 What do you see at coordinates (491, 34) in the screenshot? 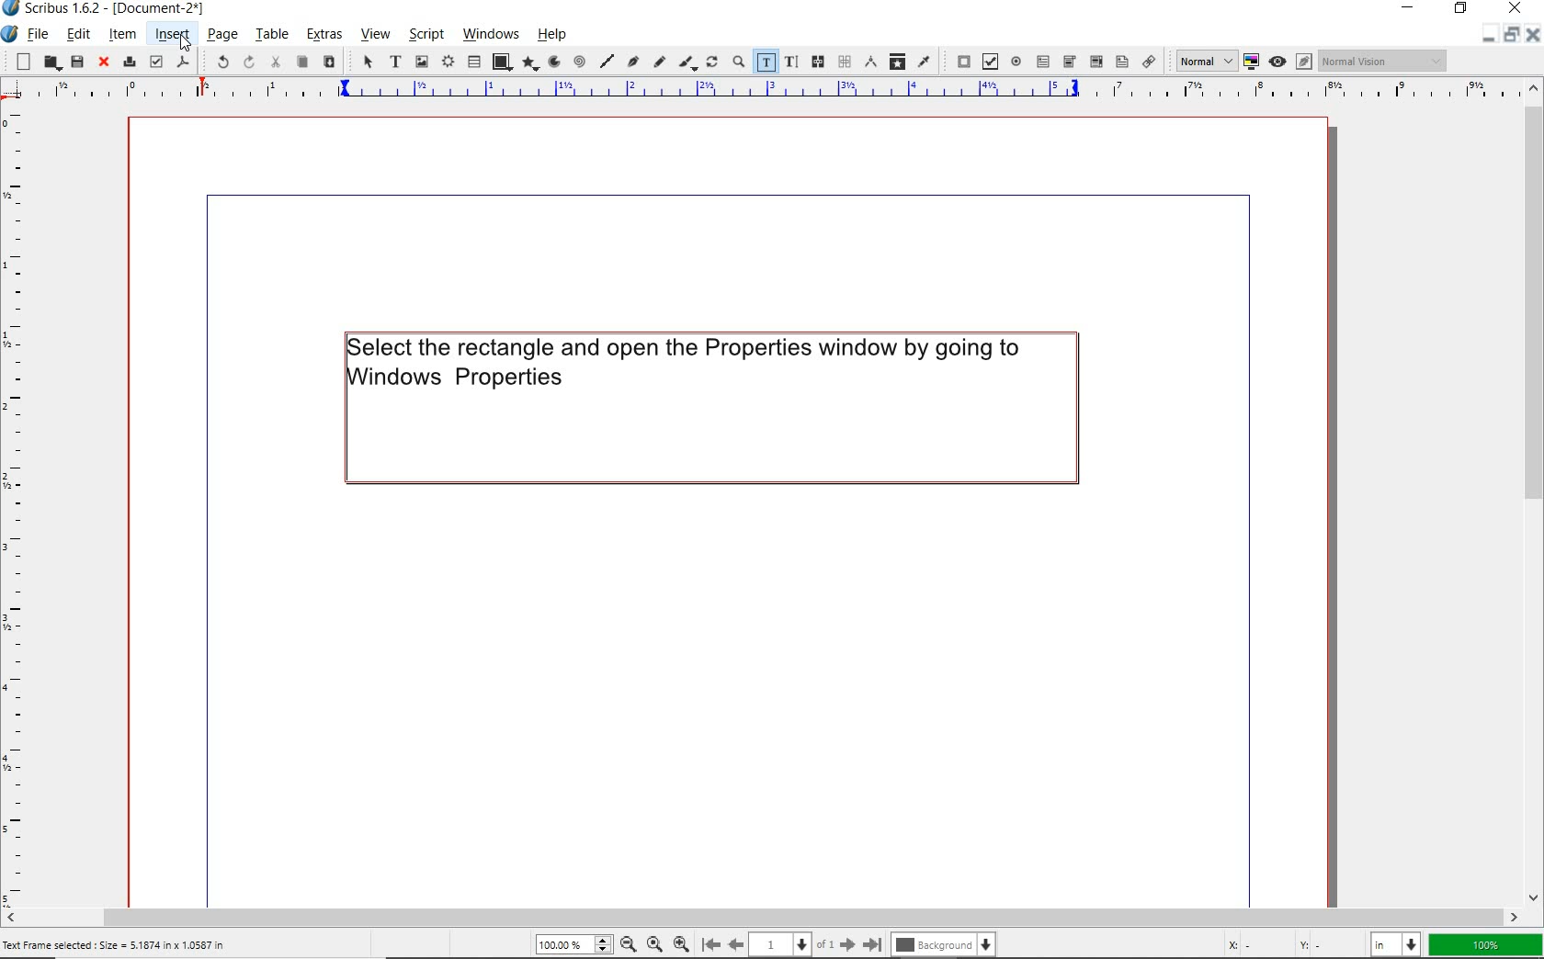
I see `windows` at bounding box center [491, 34].